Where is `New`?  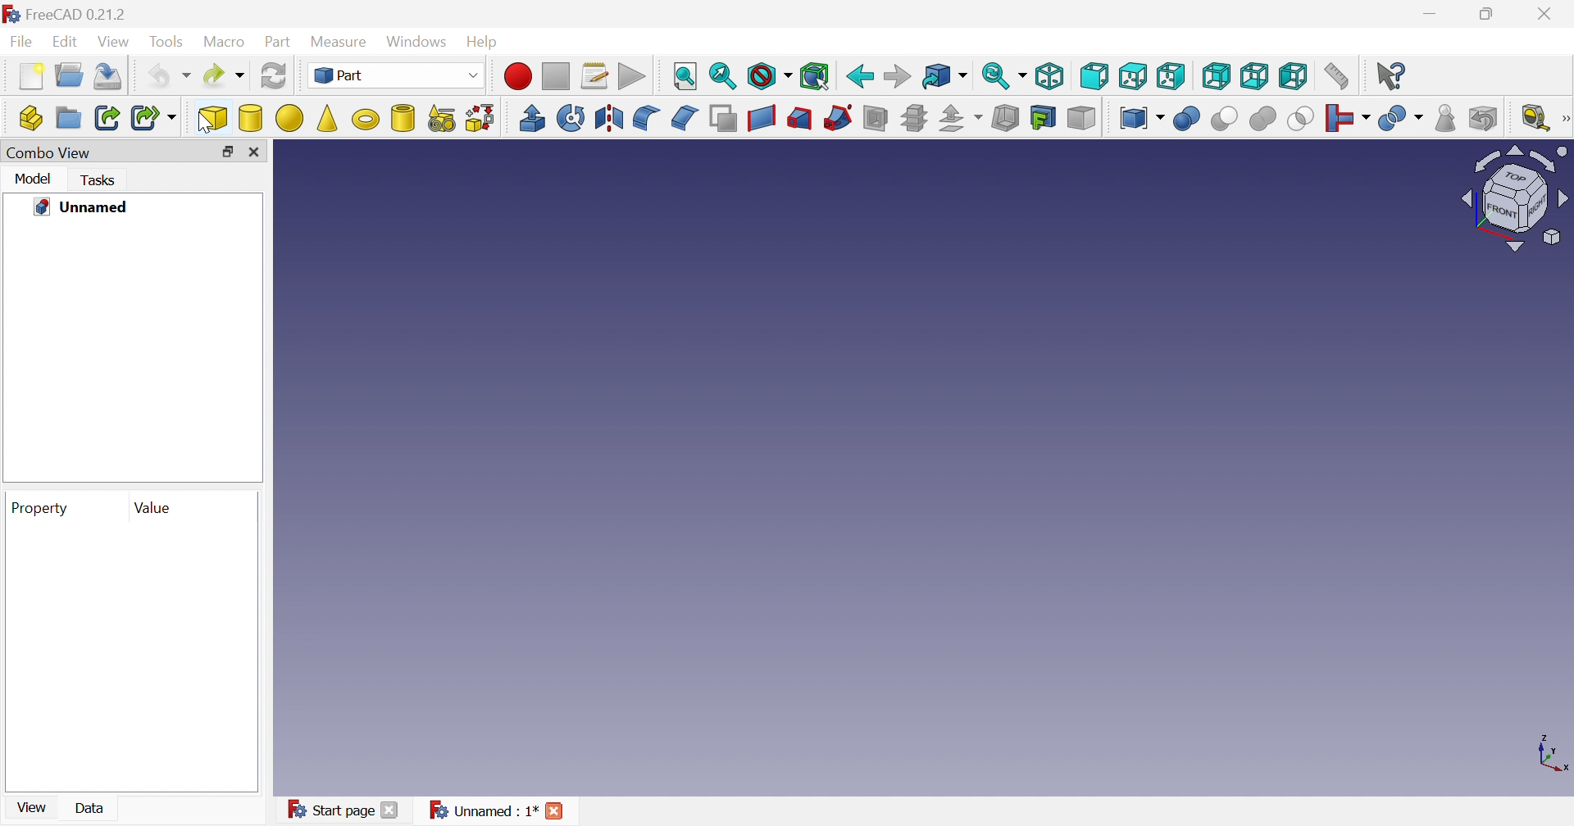
New is located at coordinates (30, 75).